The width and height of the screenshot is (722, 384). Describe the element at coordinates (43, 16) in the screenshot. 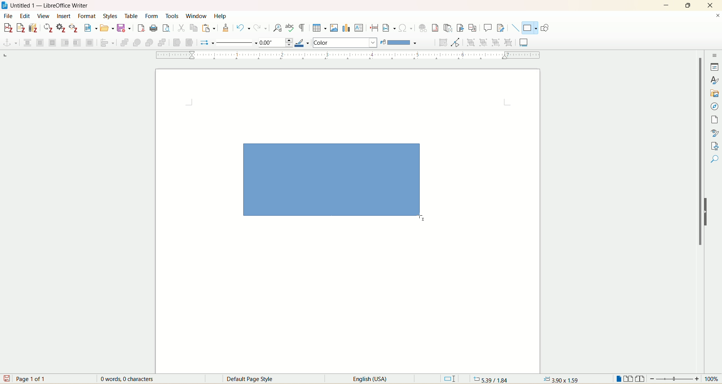

I see `view` at that location.